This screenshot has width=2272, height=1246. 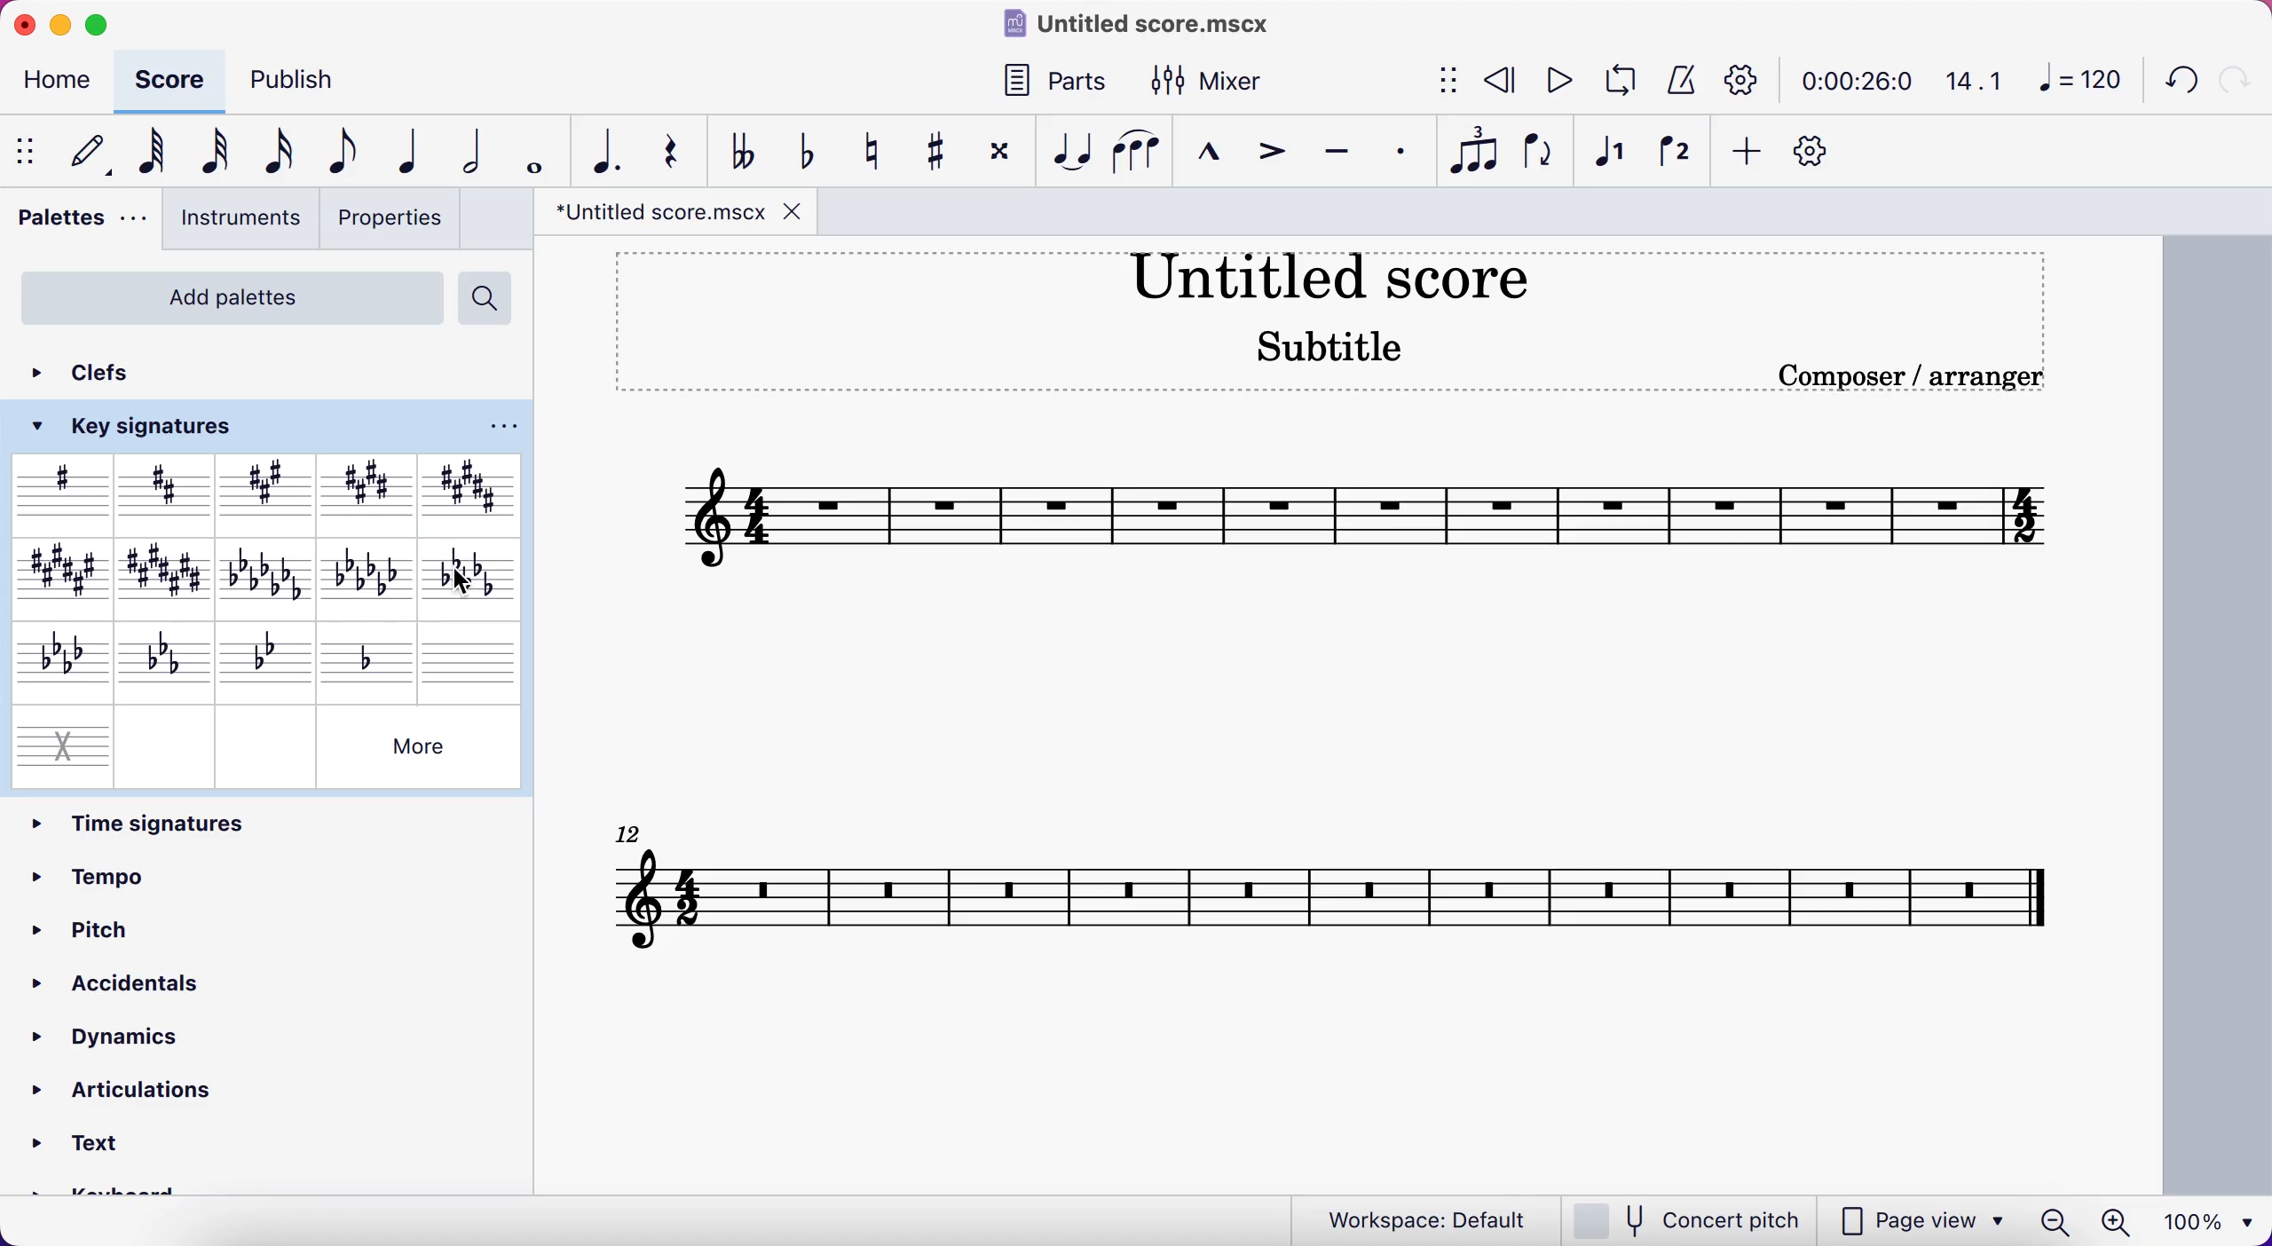 I want to click on A major, so click(x=267, y=493).